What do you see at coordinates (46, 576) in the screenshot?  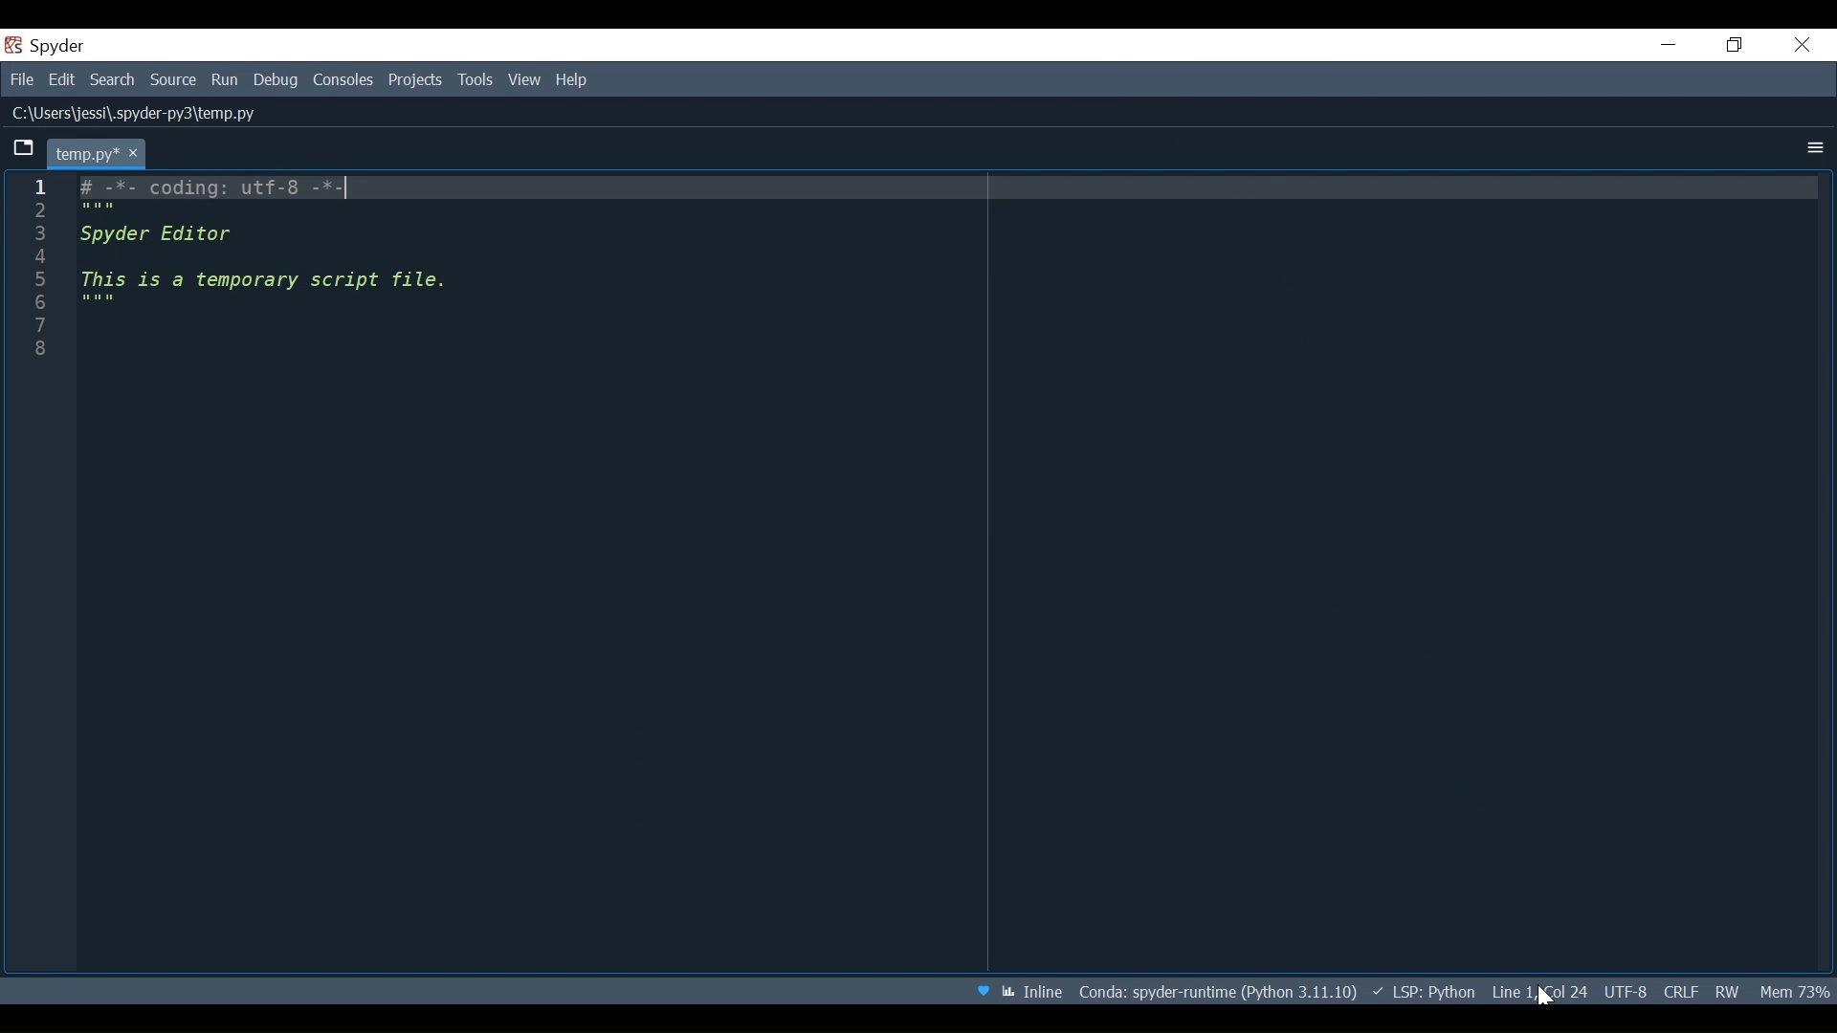 I see `line column` at bounding box center [46, 576].